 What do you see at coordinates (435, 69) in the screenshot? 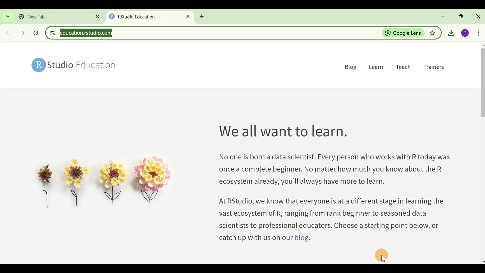
I see `Trainers` at bounding box center [435, 69].